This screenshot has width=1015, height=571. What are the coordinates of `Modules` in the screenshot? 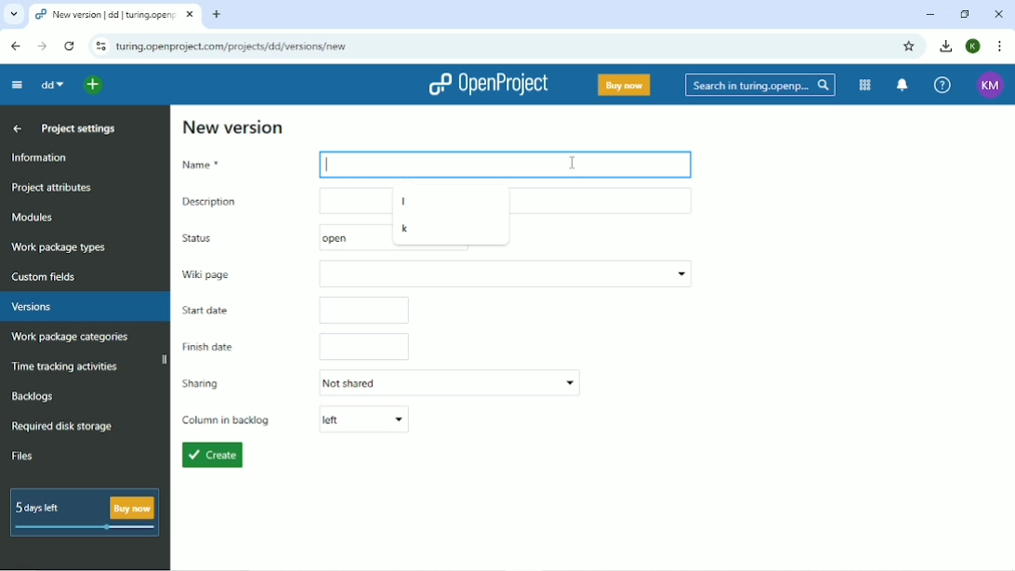 It's located at (33, 217).